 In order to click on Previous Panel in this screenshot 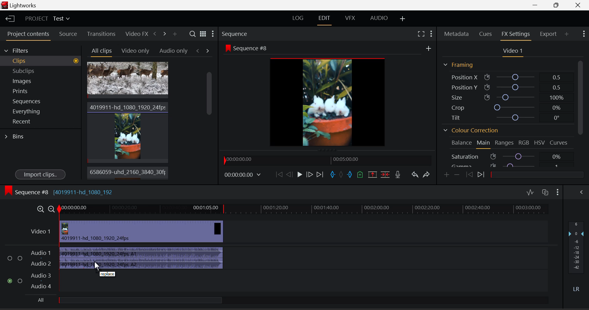, I will do `click(155, 35)`.